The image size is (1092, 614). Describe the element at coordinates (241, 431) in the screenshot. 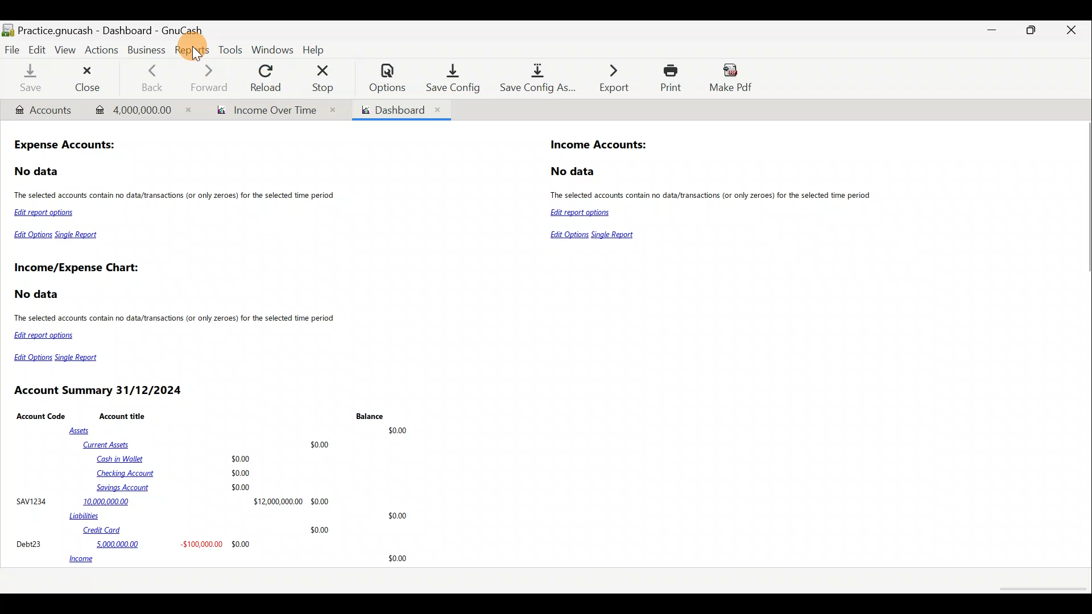

I see `Assets $0.00` at that location.